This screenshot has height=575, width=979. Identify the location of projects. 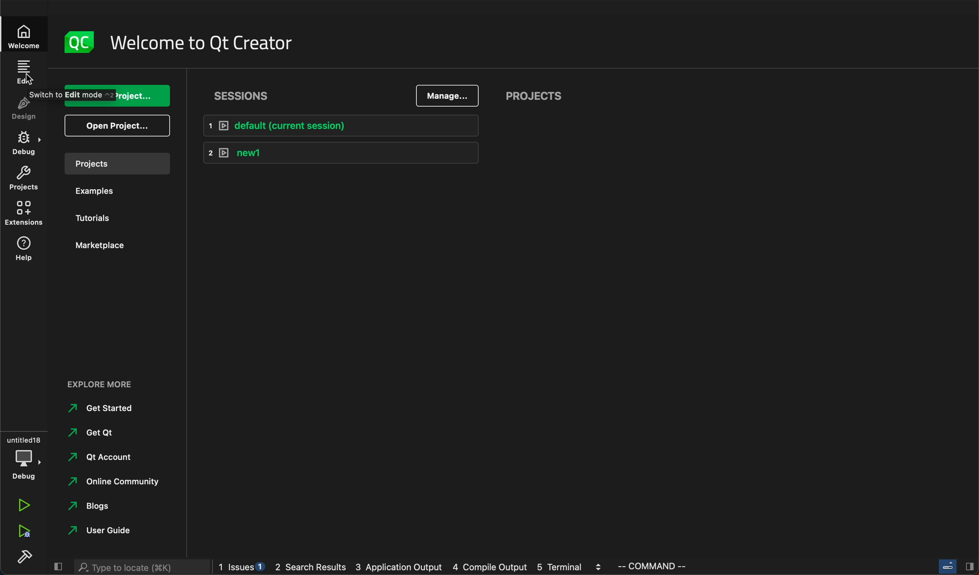
(115, 164).